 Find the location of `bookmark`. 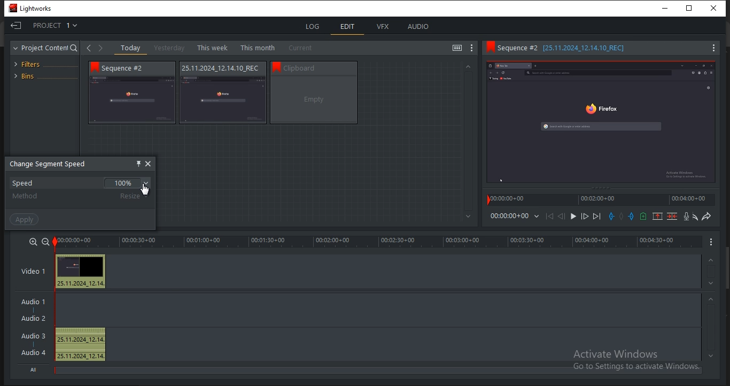

bookmark is located at coordinates (94, 68).